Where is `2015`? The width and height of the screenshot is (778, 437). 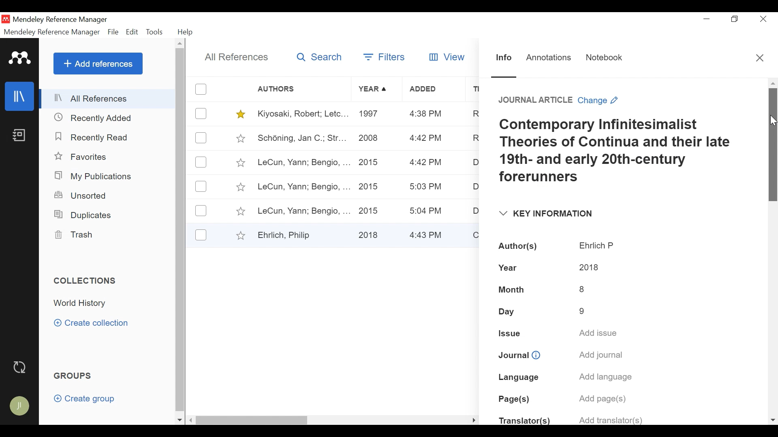 2015 is located at coordinates (371, 210).